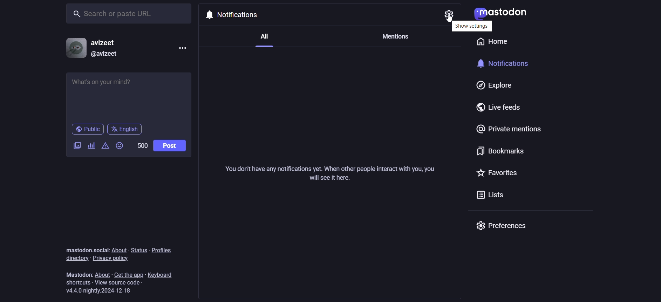 This screenshot has width=661, height=302. I want to click on profiles, so click(163, 250).